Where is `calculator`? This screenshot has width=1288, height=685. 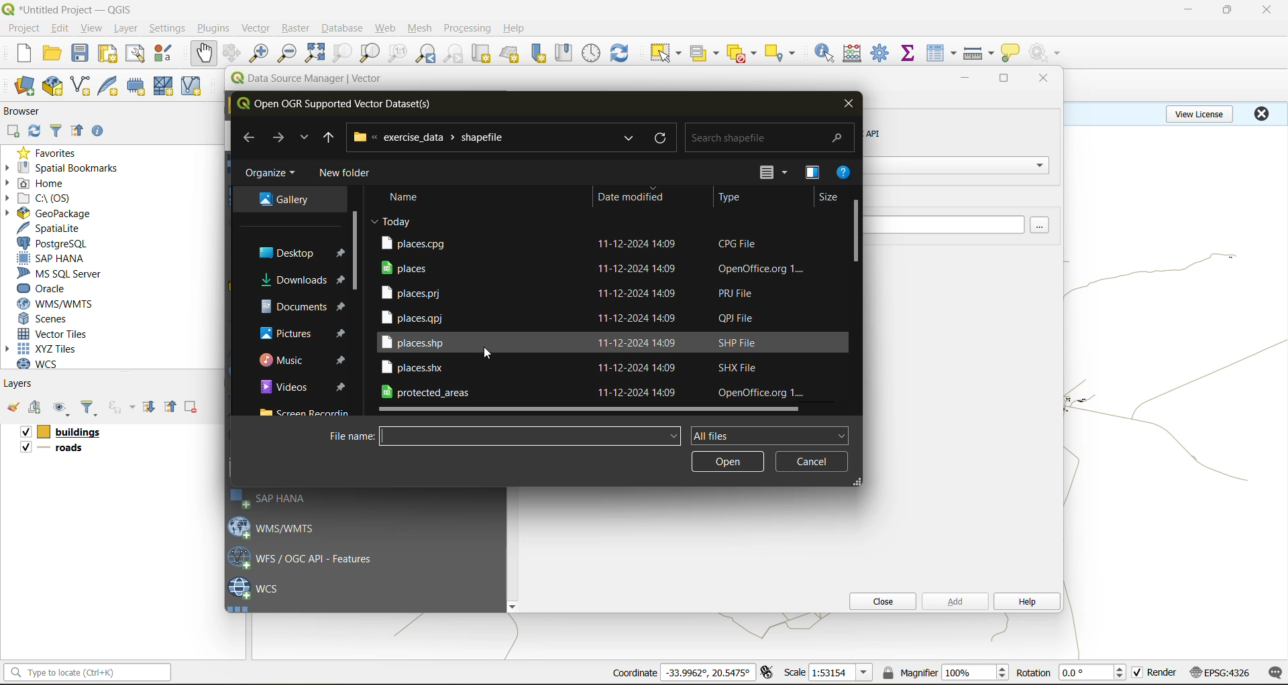
calculator is located at coordinates (857, 55).